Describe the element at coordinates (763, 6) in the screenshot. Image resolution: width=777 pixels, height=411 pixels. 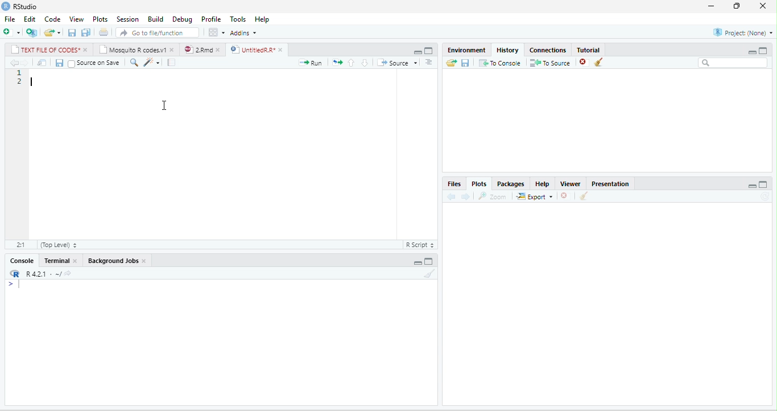
I see `close` at that location.